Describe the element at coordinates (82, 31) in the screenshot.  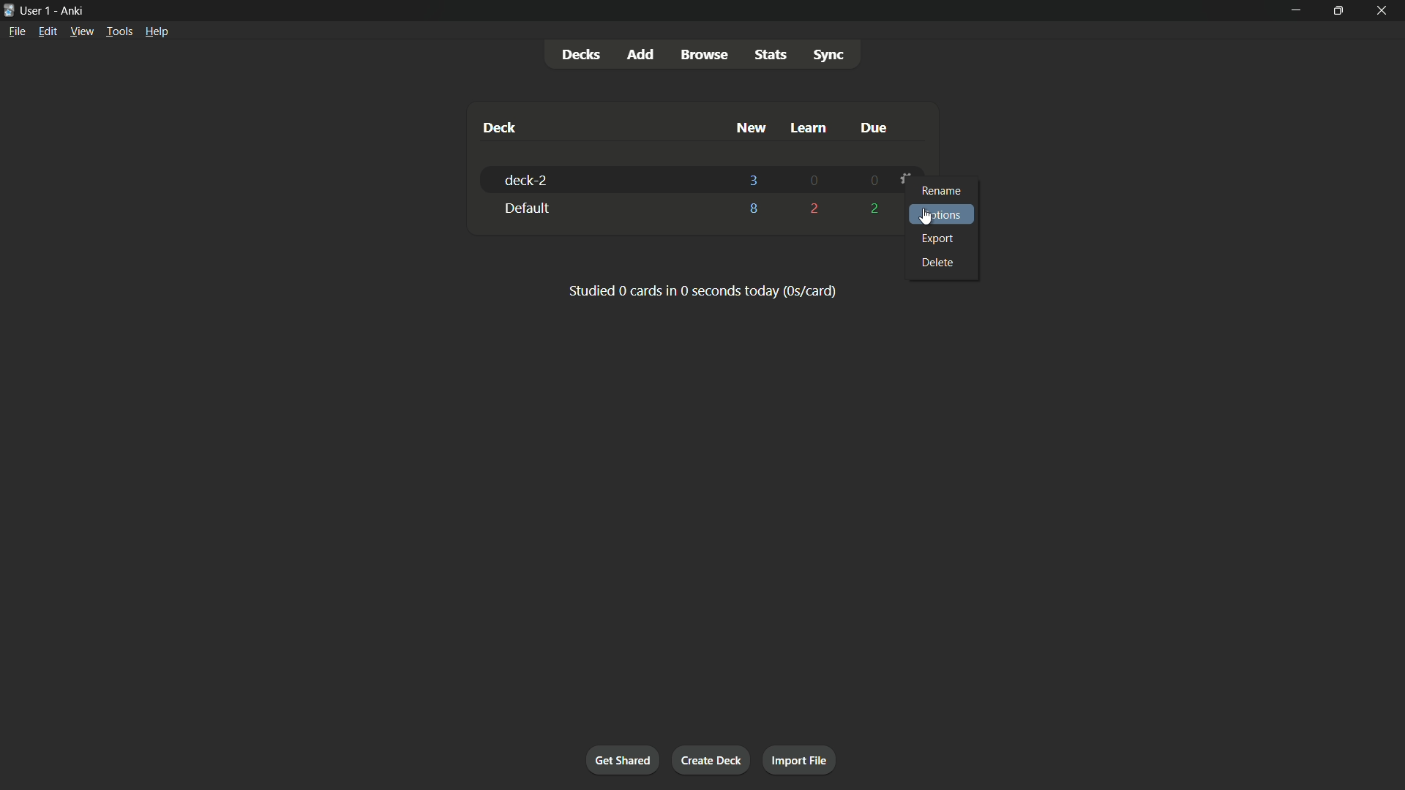
I see `view menu` at that location.